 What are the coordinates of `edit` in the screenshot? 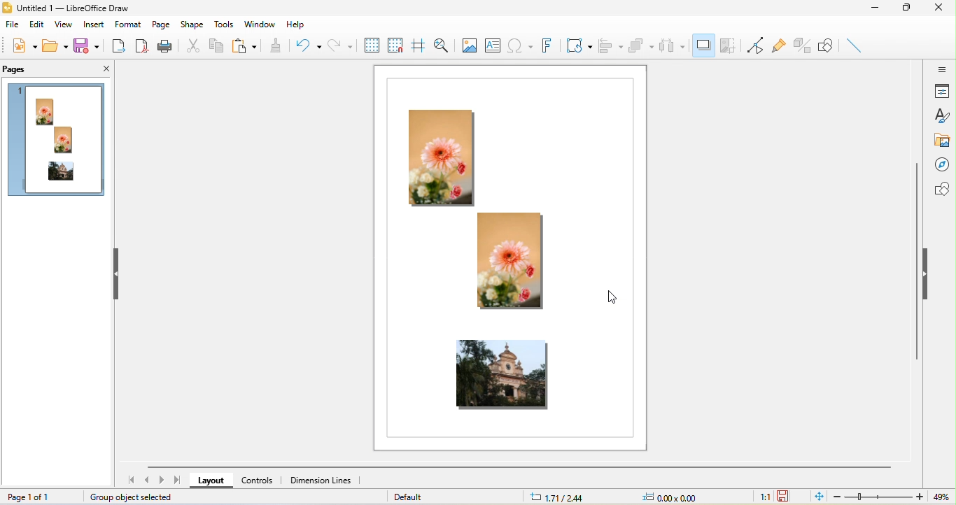 It's located at (37, 27).